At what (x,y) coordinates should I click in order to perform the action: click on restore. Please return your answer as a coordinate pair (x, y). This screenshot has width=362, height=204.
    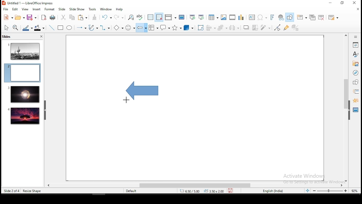
    Looking at the image, I should click on (342, 3).